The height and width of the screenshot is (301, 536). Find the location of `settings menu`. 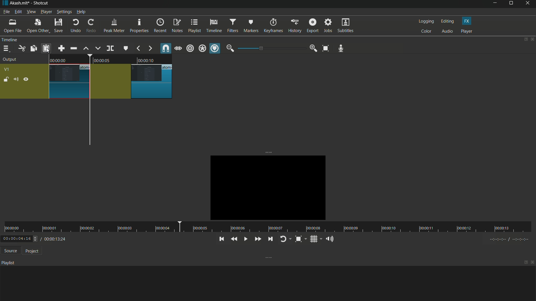

settings menu is located at coordinates (64, 12).